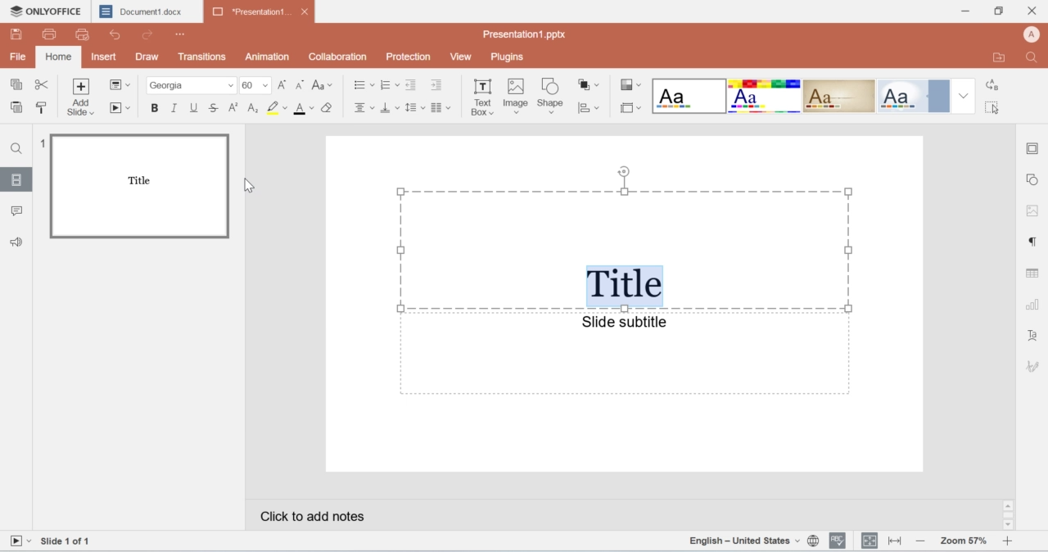 Image resolution: width=1048 pixels, height=552 pixels. I want to click on close, so click(1033, 9).